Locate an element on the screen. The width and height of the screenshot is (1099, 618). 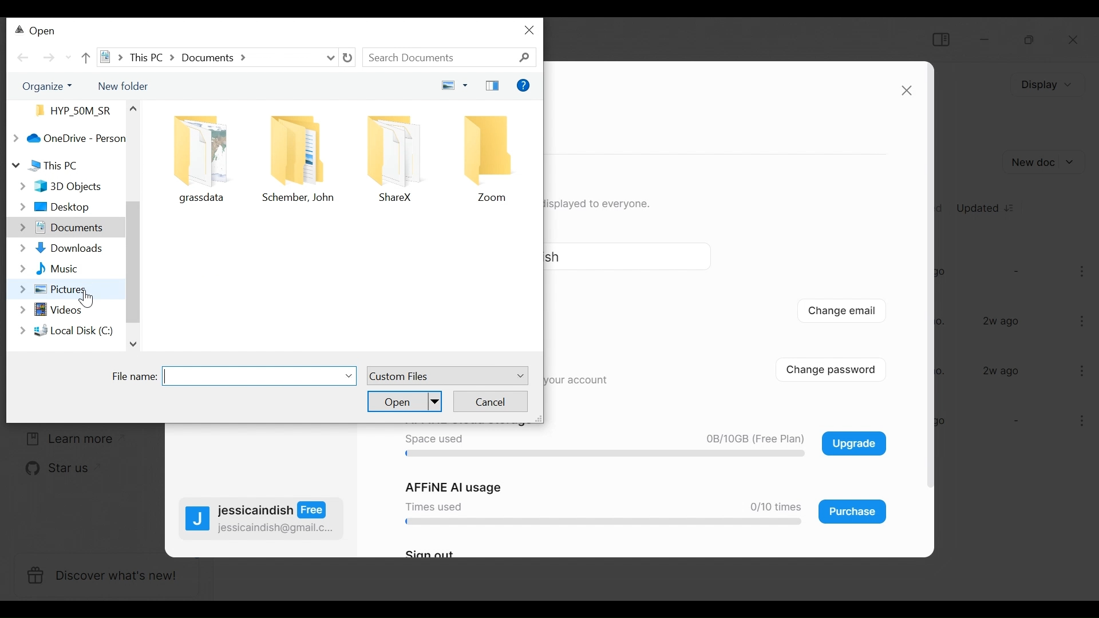
AFFiNE AI usage is located at coordinates (455, 488).